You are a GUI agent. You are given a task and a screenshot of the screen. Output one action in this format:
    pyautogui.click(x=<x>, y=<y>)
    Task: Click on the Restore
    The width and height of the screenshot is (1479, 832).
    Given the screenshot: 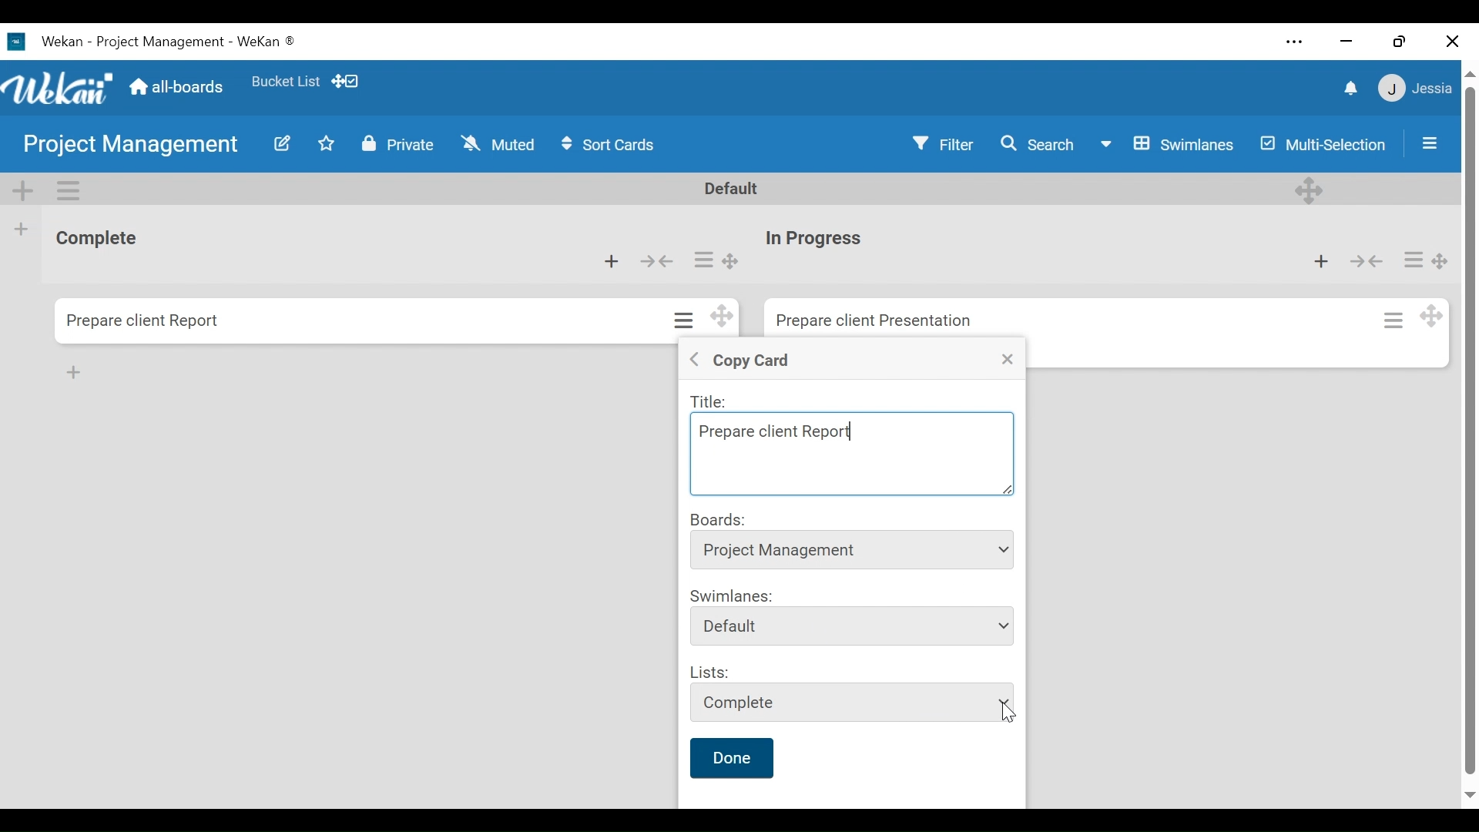 What is the action you would take?
    pyautogui.click(x=1402, y=40)
    